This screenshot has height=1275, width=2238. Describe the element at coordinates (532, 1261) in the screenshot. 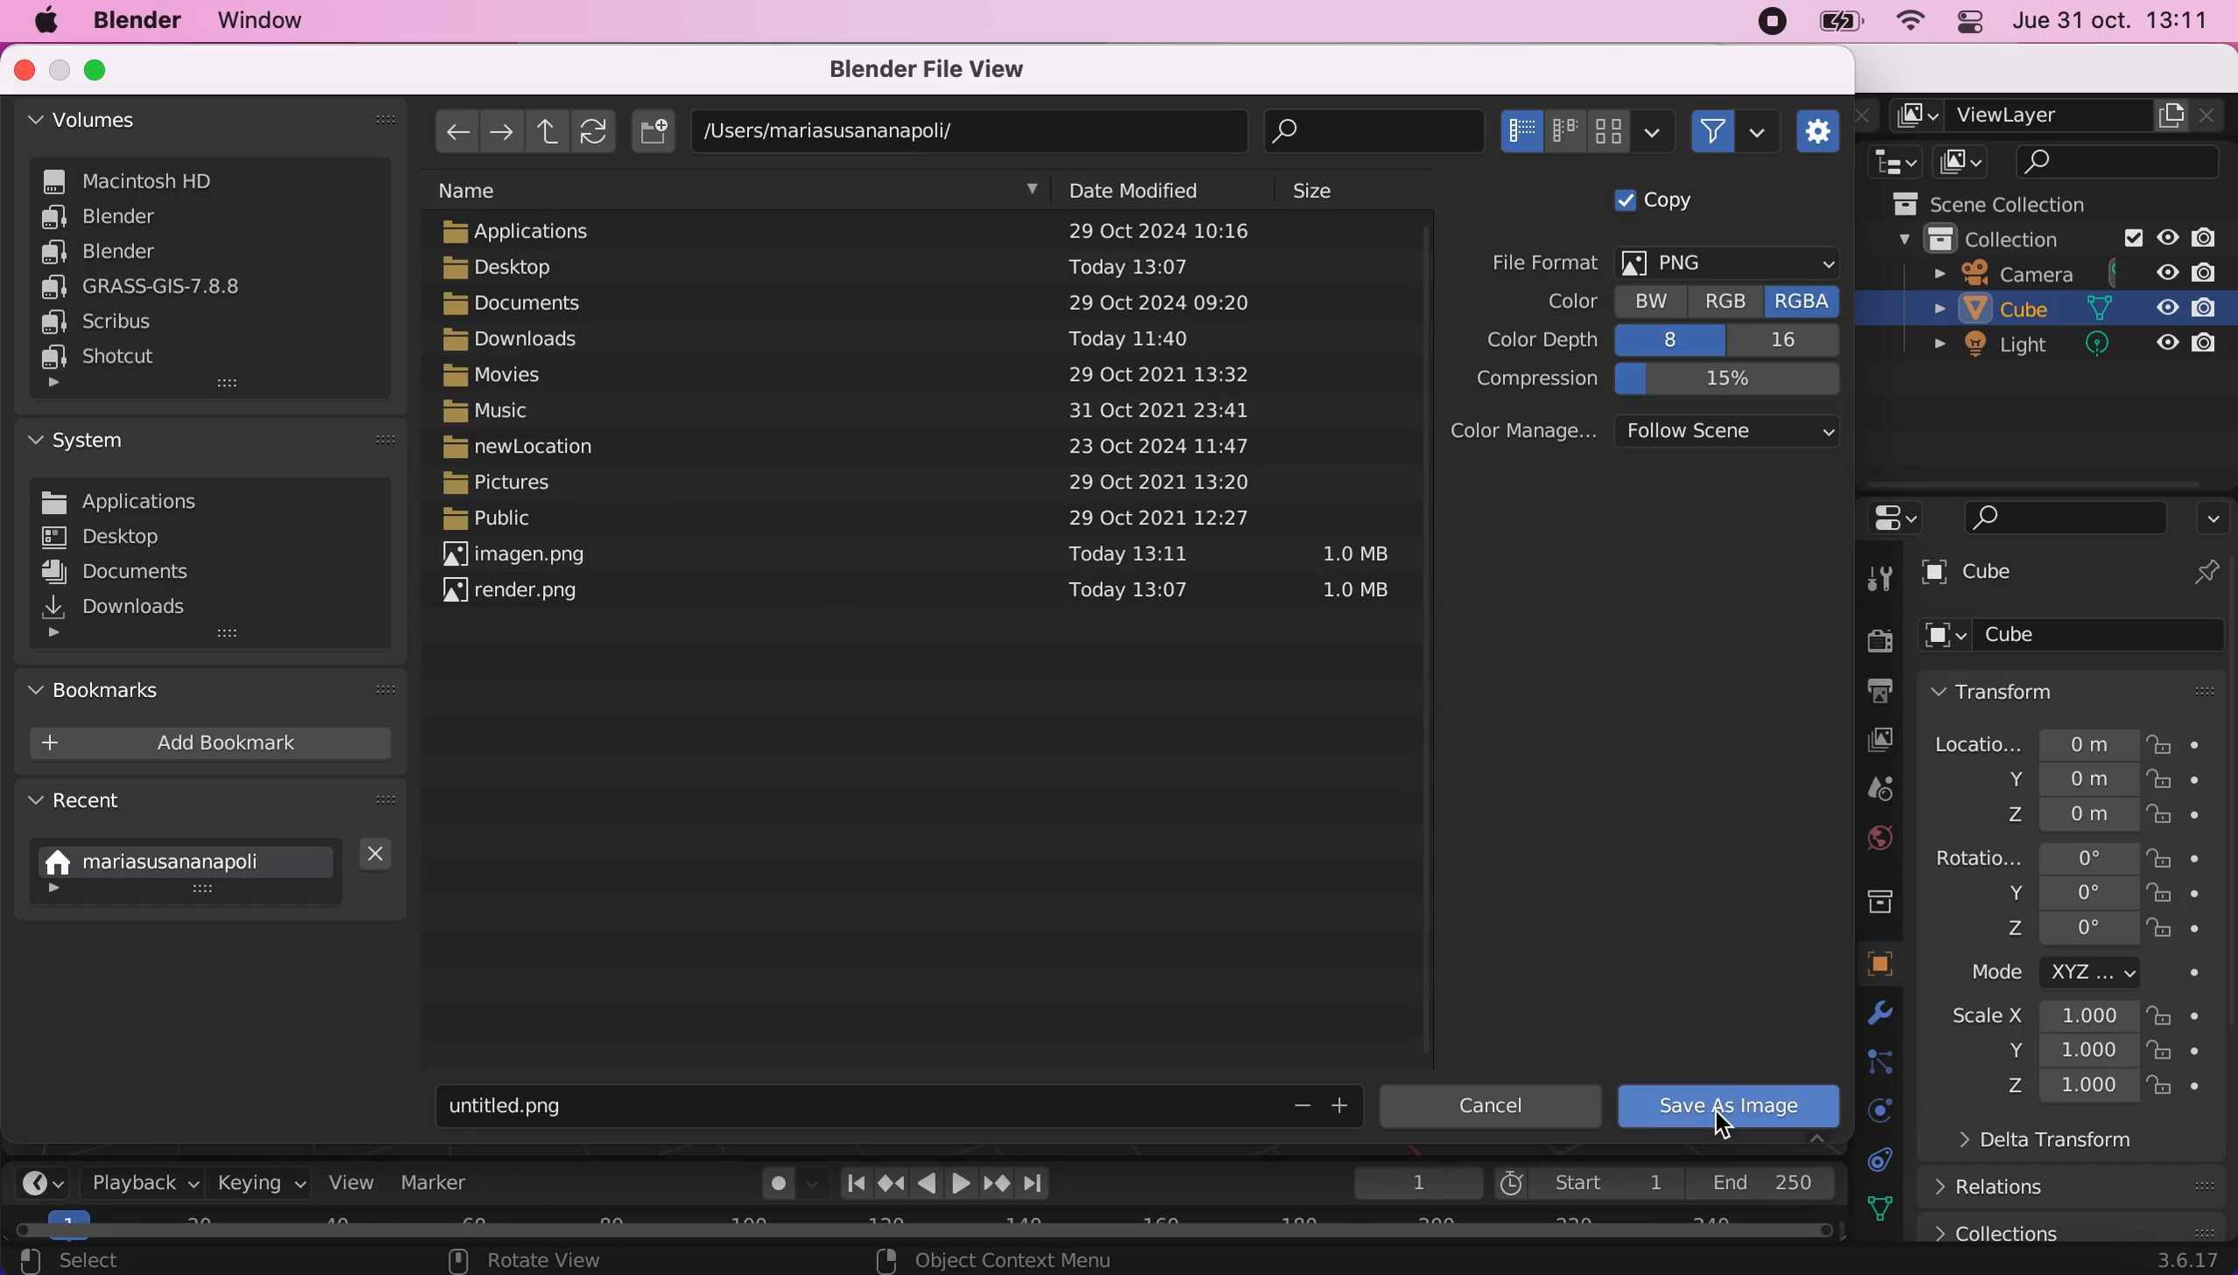

I see `rotate view` at that location.